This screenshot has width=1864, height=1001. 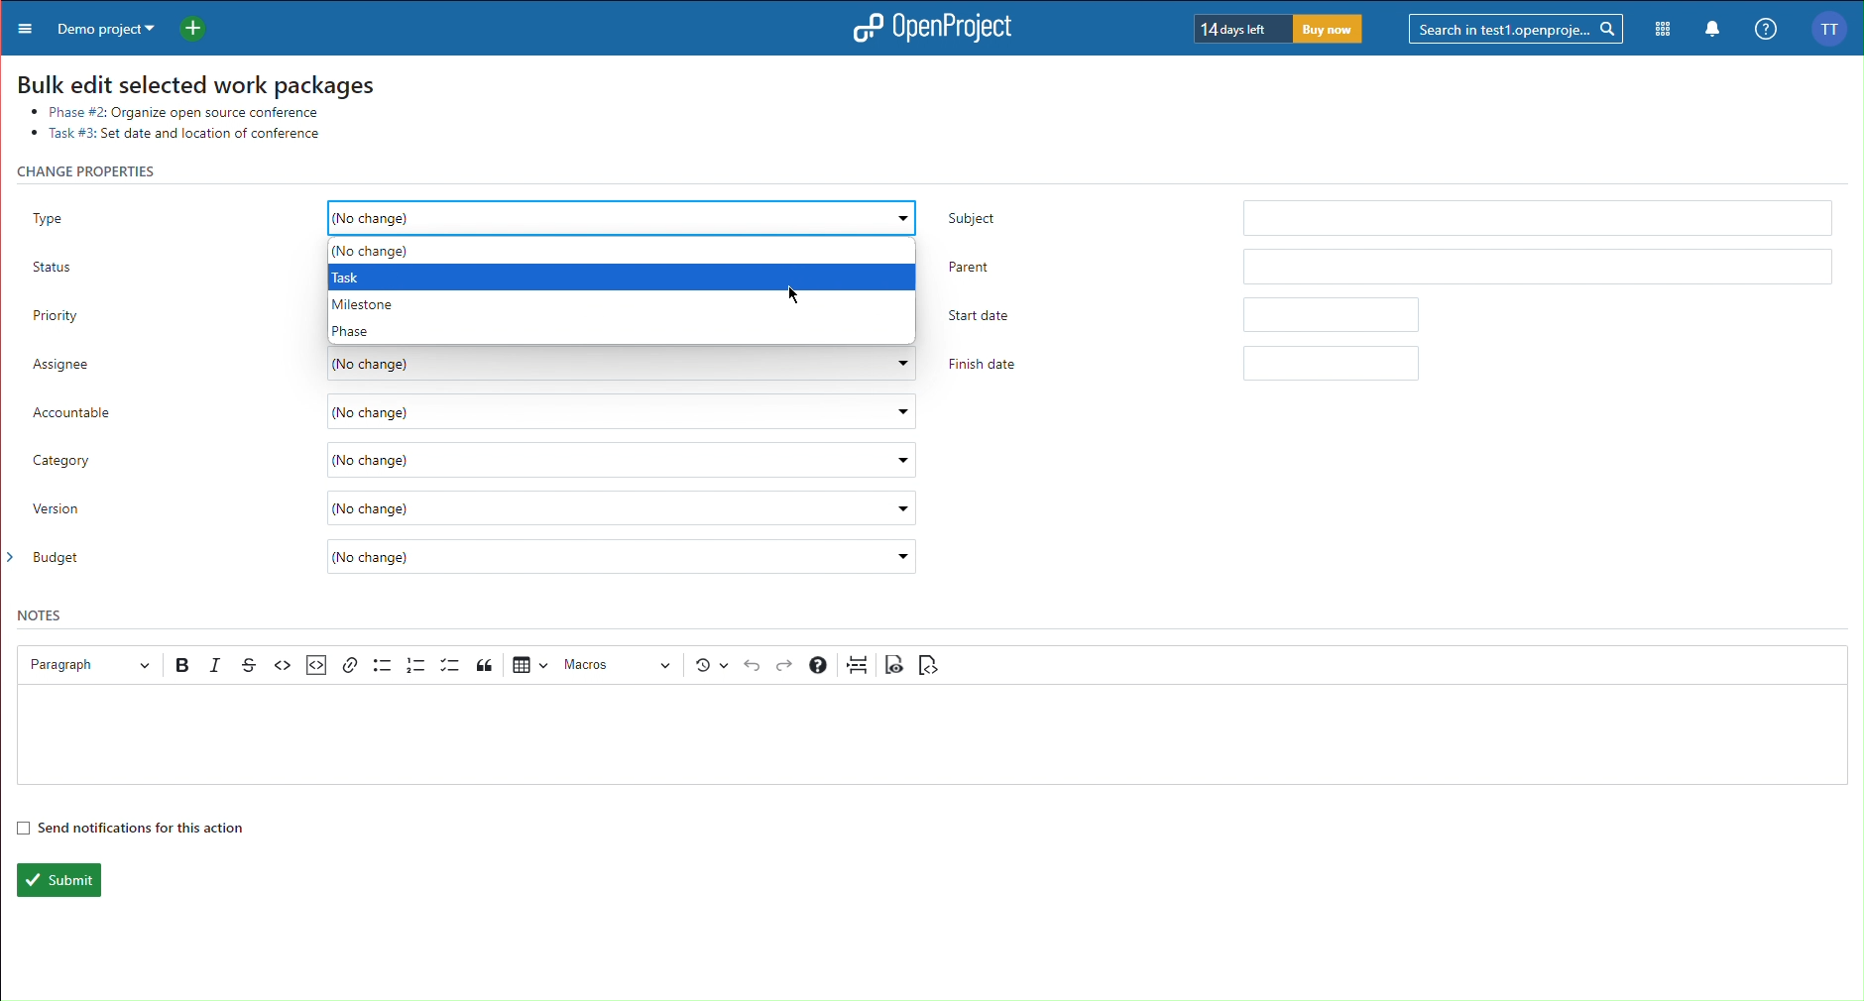 I want to click on Status, so click(x=164, y=264).